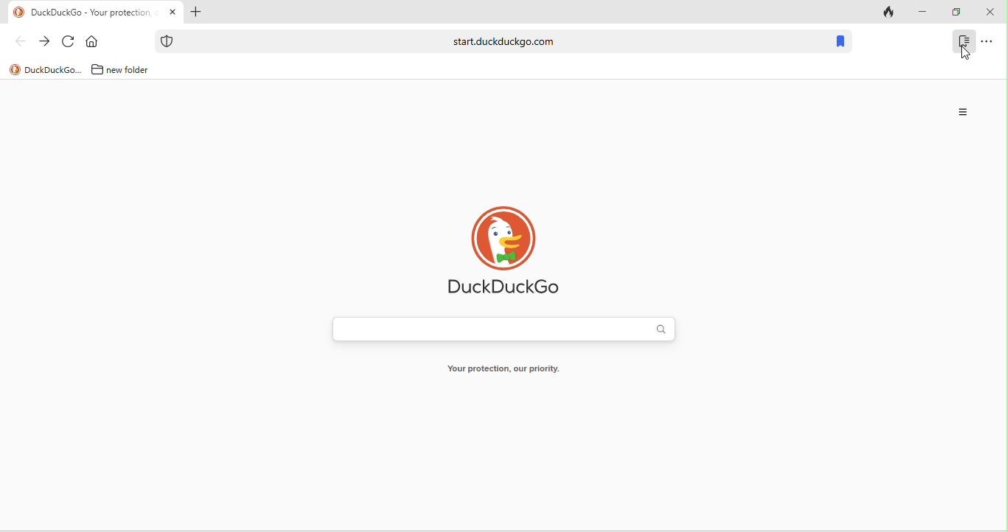  Describe the element at coordinates (503, 371) in the screenshot. I see `Your protection, our priority.` at that location.